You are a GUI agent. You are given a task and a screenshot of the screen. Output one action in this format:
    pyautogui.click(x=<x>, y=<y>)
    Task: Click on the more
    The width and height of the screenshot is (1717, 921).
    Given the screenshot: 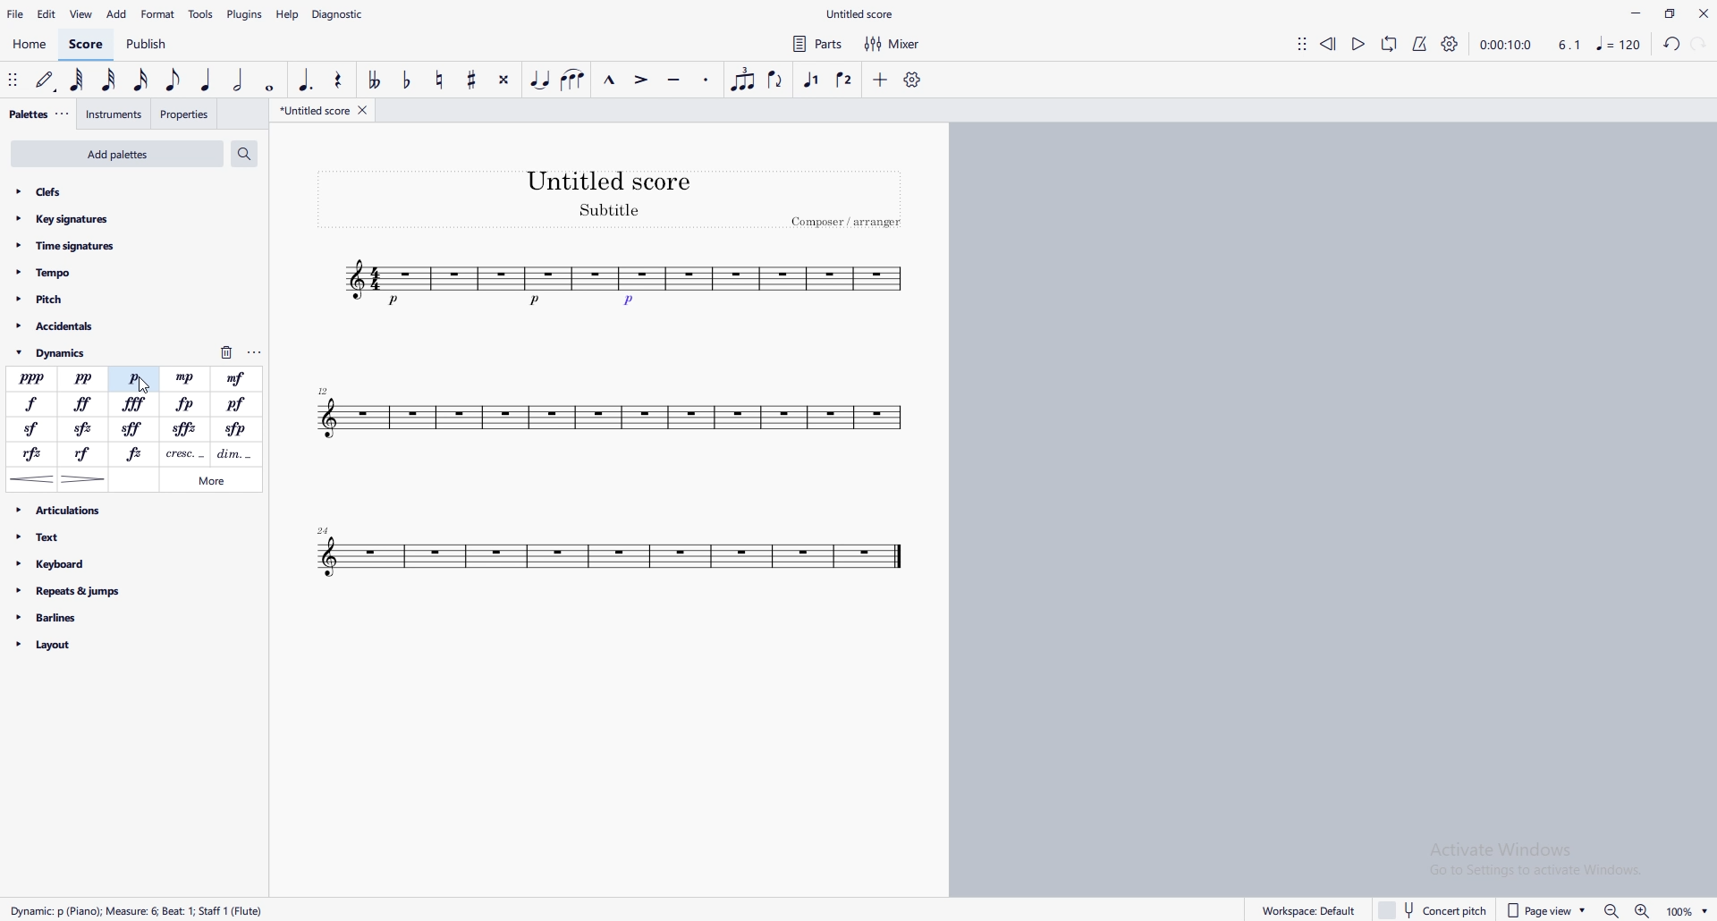 What is the action you would take?
    pyautogui.click(x=212, y=480)
    